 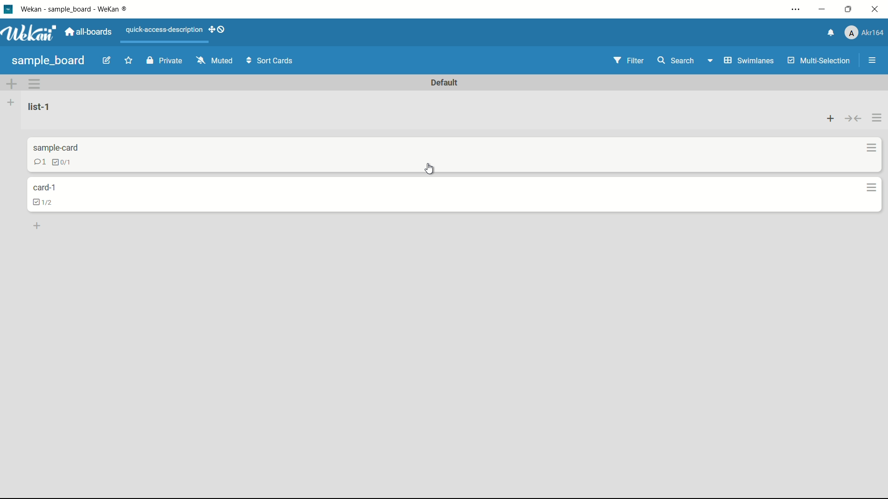 I want to click on default, so click(x=445, y=83).